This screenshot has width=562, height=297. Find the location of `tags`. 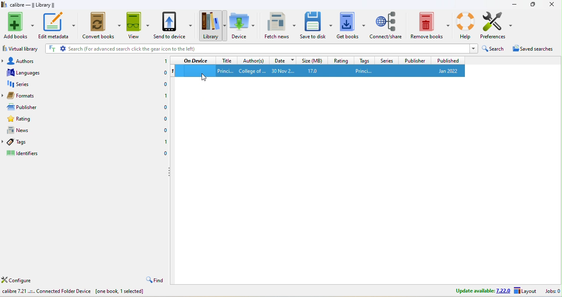

tags is located at coordinates (26, 141).